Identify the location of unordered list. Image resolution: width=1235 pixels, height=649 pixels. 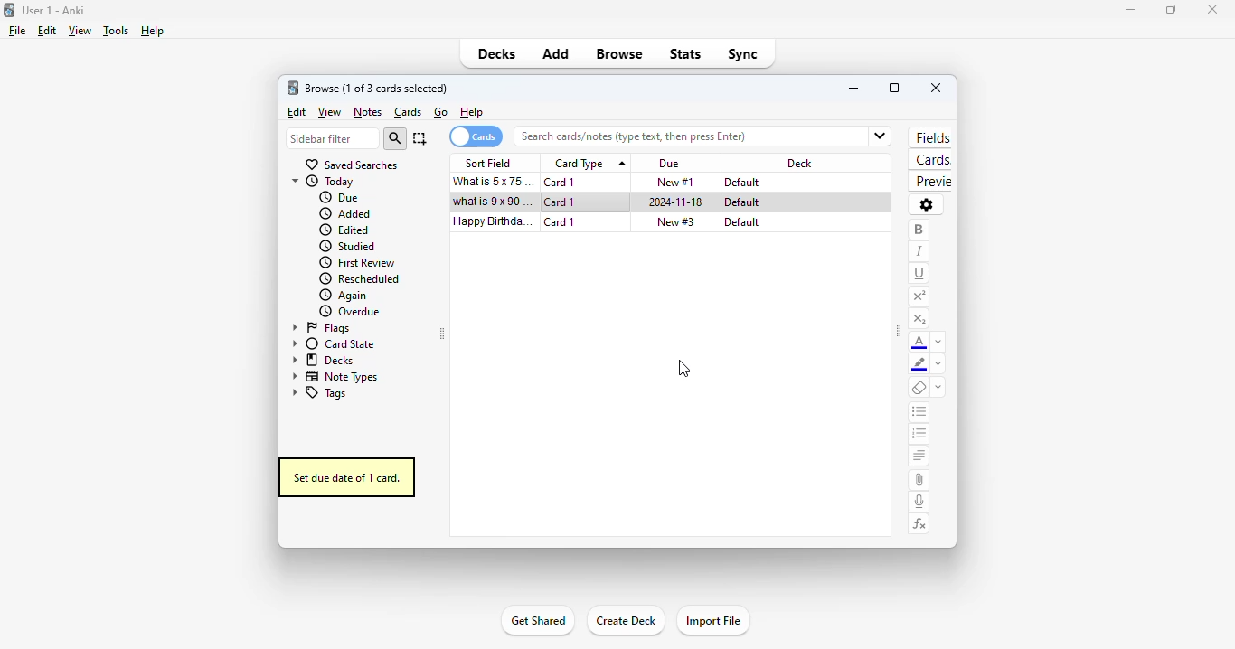
(920, 411).